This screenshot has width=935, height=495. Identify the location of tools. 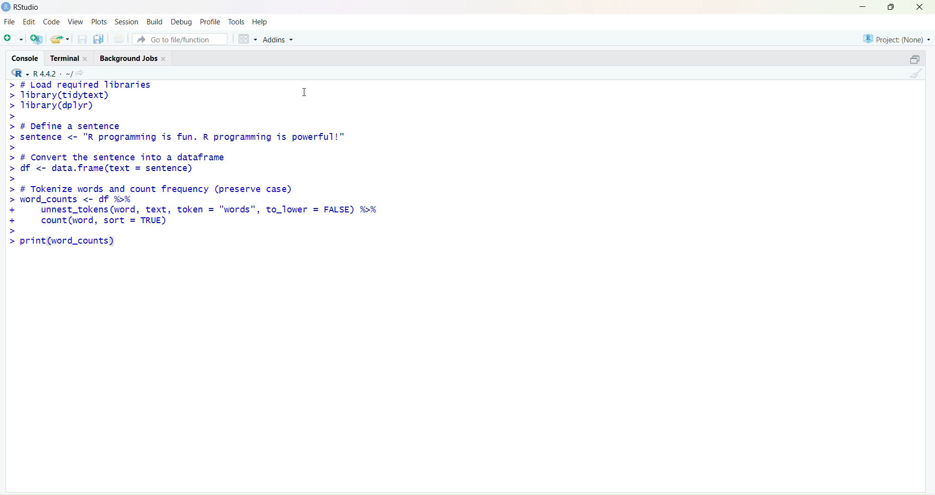
(236, 21).